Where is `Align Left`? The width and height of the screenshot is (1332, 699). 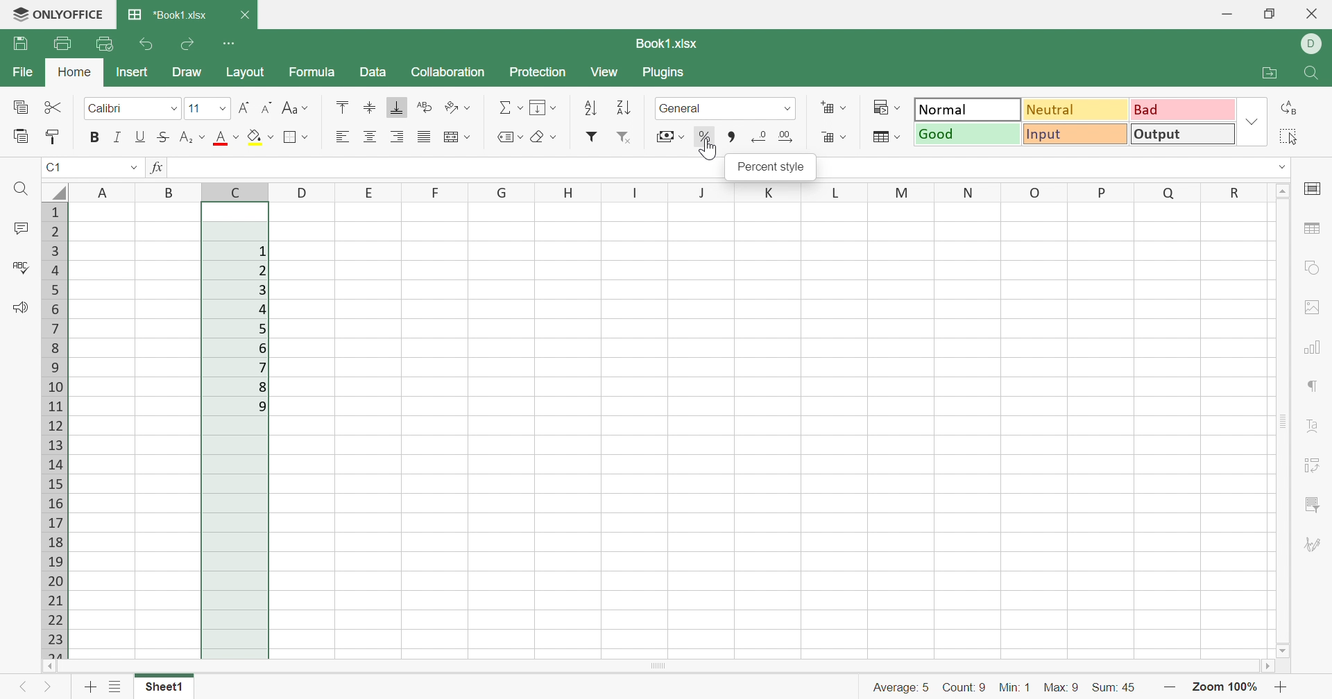 Align Left is located at coordinates (340, 136).